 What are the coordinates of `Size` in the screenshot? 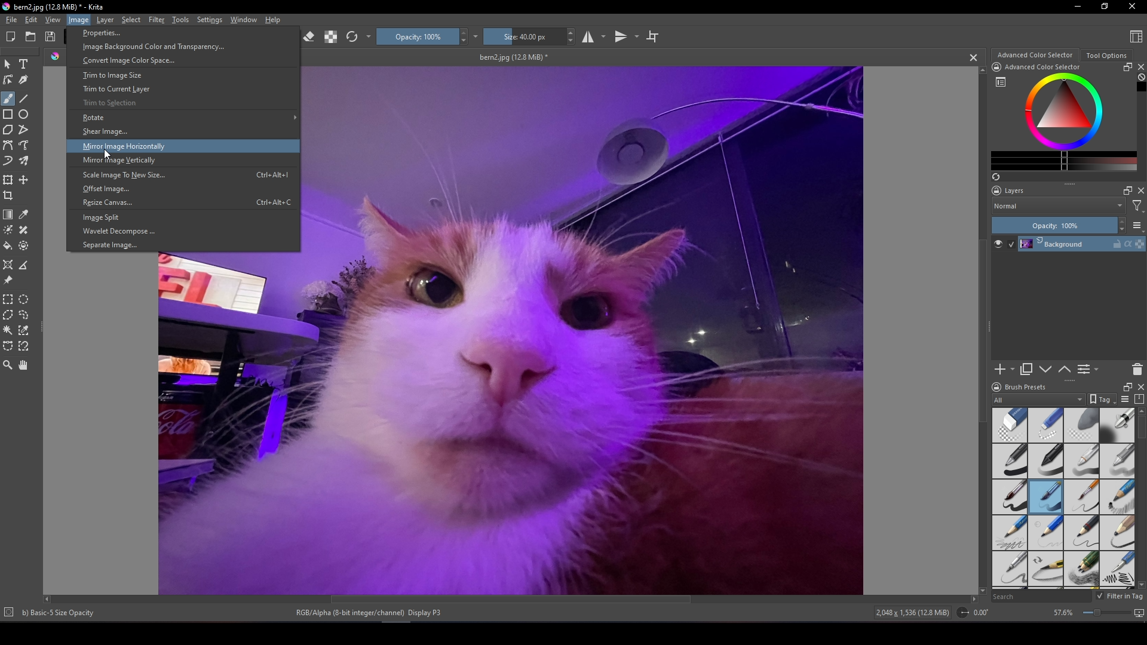 It's located at (531, 36).